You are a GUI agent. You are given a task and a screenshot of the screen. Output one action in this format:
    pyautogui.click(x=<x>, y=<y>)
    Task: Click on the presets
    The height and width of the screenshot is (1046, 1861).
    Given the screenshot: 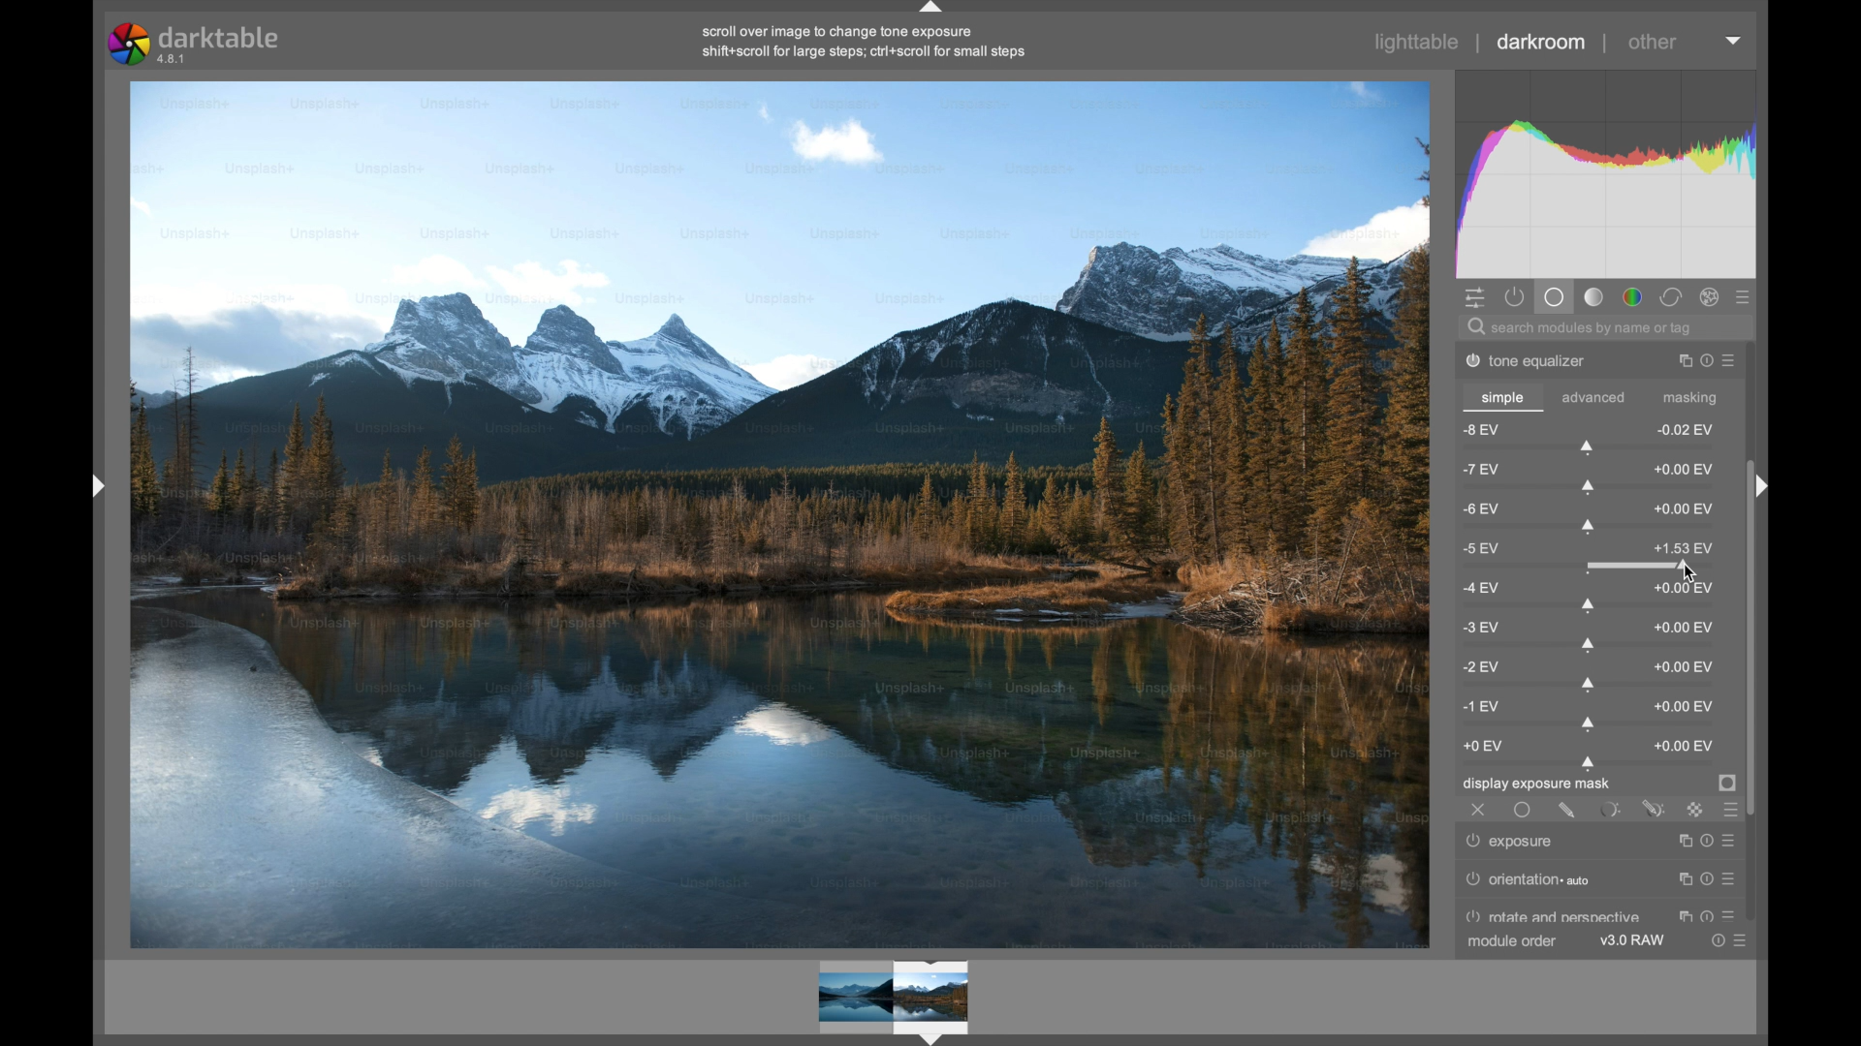 What is the action you would take?
    pyautogui.click(x=1747, y=297)
    